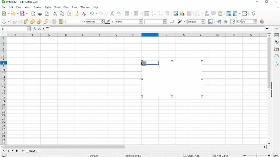  Describe the element at coordinates (39, 21) in the screenshot. I see `back one` at that location.